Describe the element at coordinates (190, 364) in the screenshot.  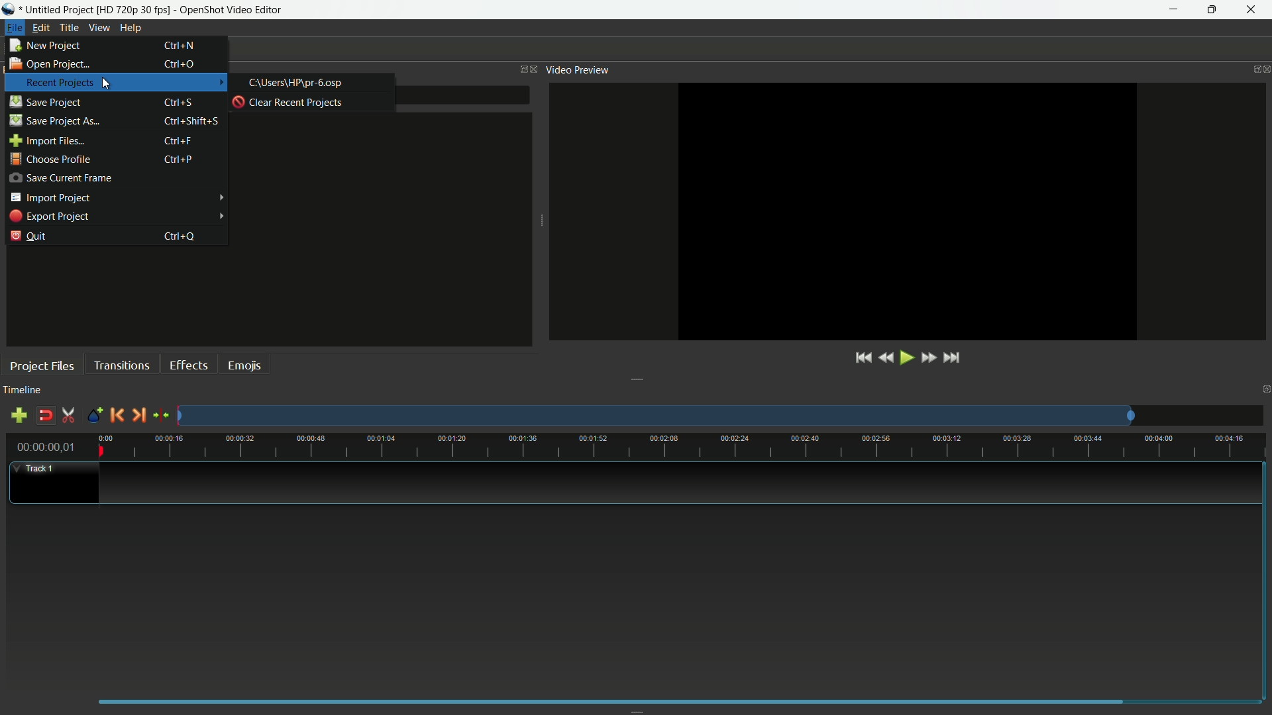
I see `effects` at that location.